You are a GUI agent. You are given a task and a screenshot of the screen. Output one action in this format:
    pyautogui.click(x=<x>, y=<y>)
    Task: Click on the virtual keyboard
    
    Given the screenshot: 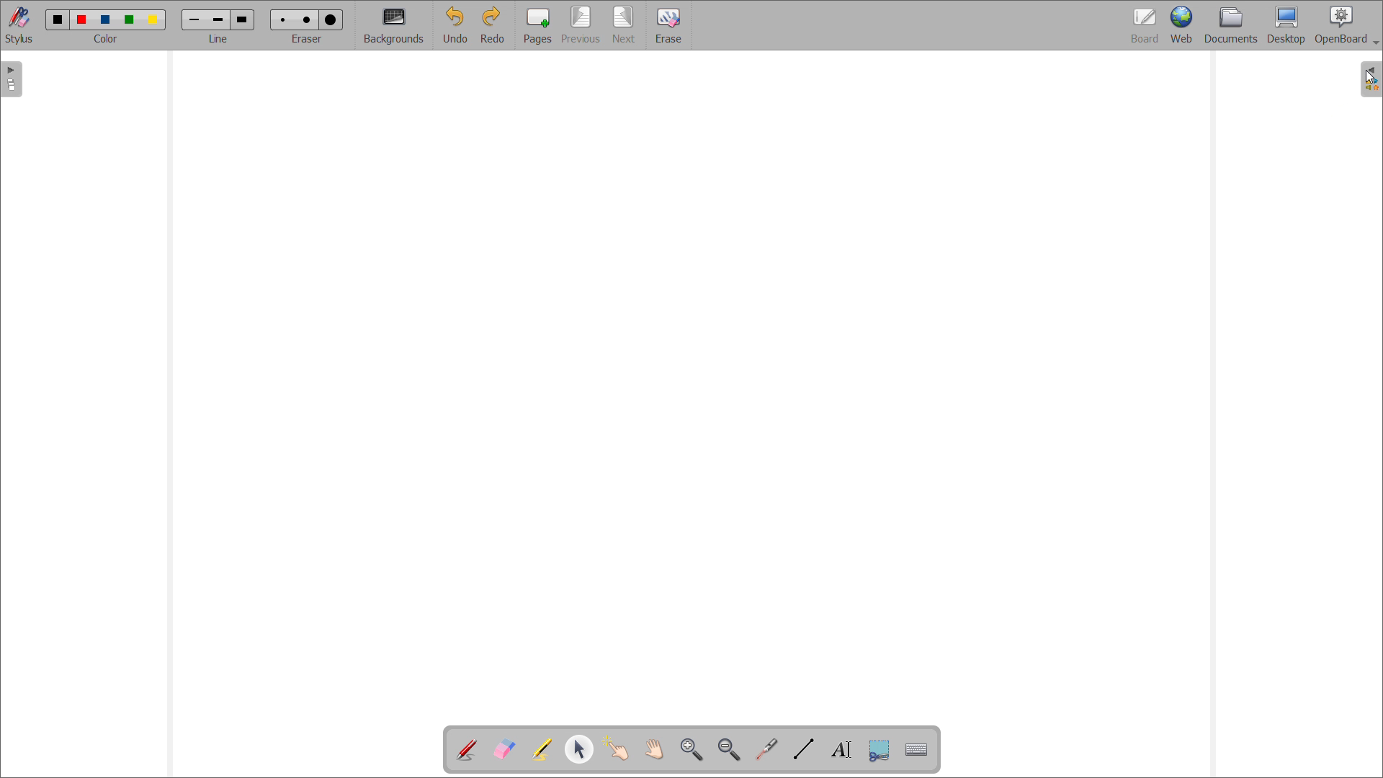 What is the action you would take?
    pyautogui.click(x=917, y=750)
    